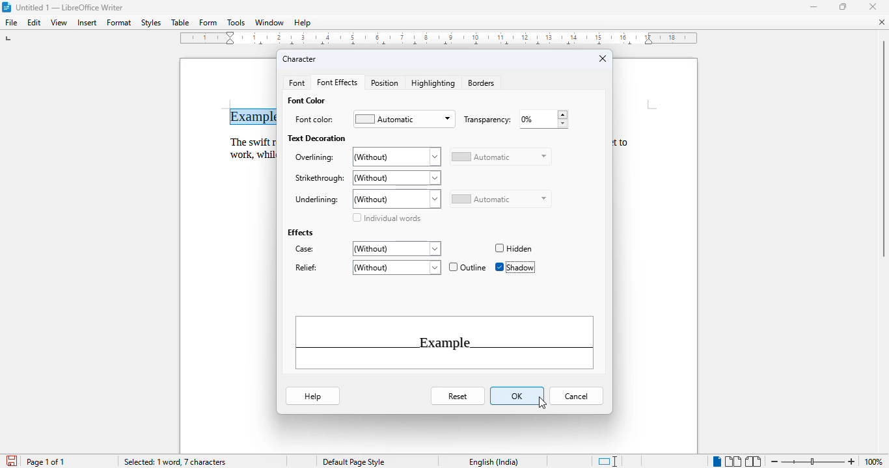  What do you see at coordinates (306, 100) in the screenshot?
I see `font color` at bounding box center [306, 100].